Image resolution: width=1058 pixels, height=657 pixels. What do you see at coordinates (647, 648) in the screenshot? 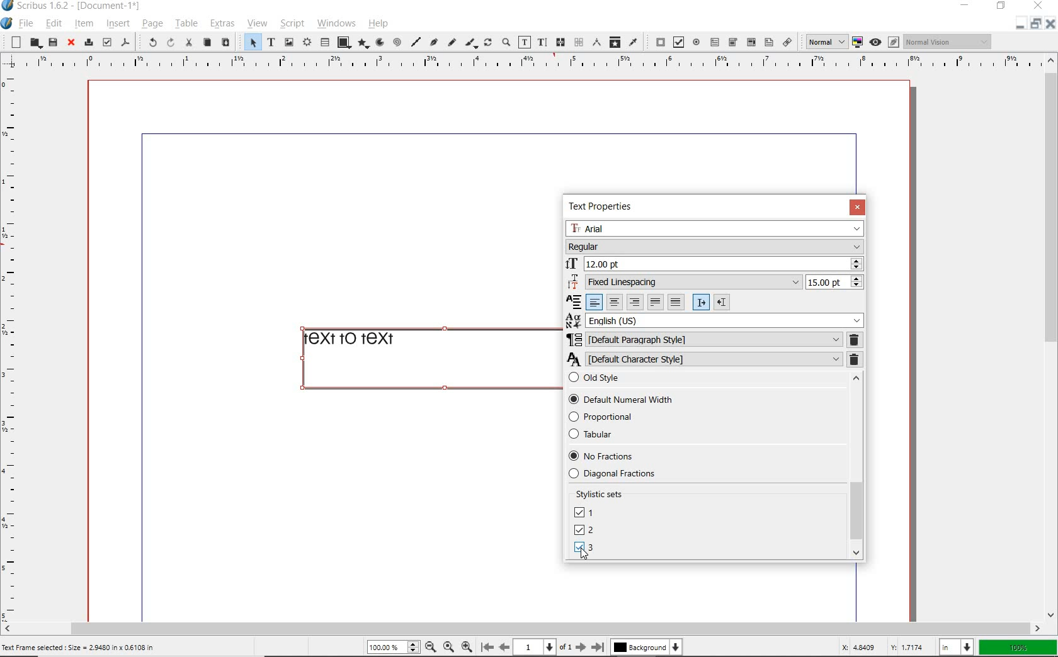
I see `Background` at bounding box center [647, 648].